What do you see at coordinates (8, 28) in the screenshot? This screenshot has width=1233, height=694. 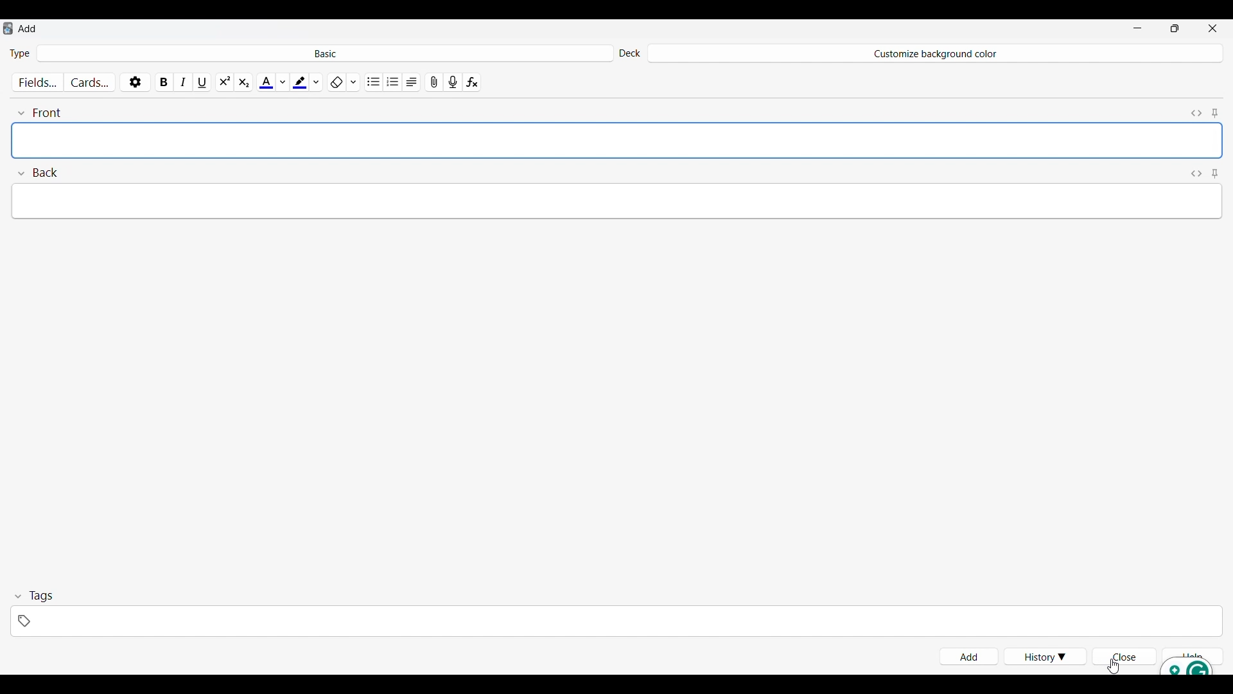 I see `Software logo` at bounding box center [8, 28].